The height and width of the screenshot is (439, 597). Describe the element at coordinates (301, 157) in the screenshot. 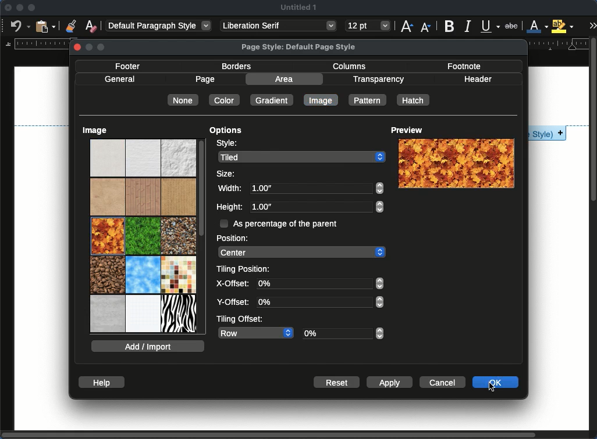

I see `tiled` at that location.